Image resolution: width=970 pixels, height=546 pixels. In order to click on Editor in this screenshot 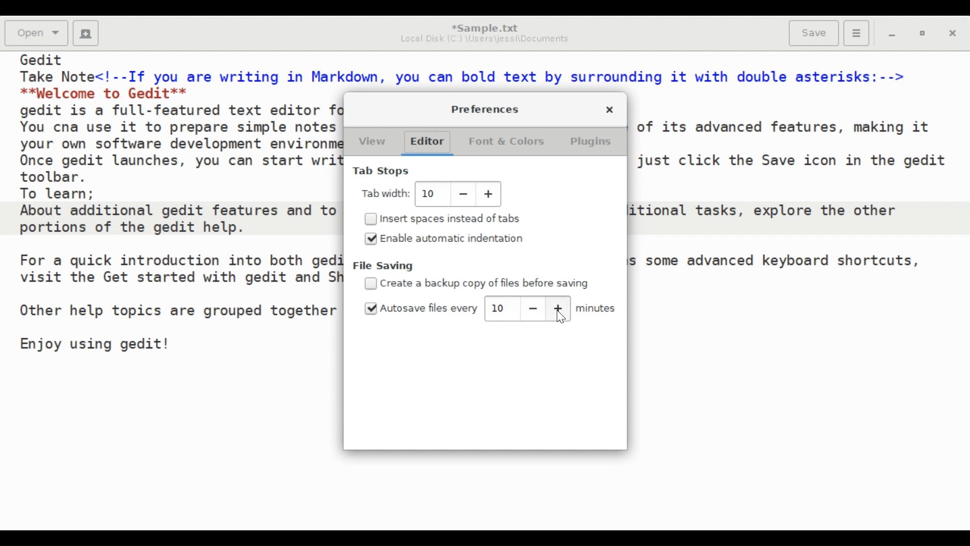, I will do `click(426, 143)`.